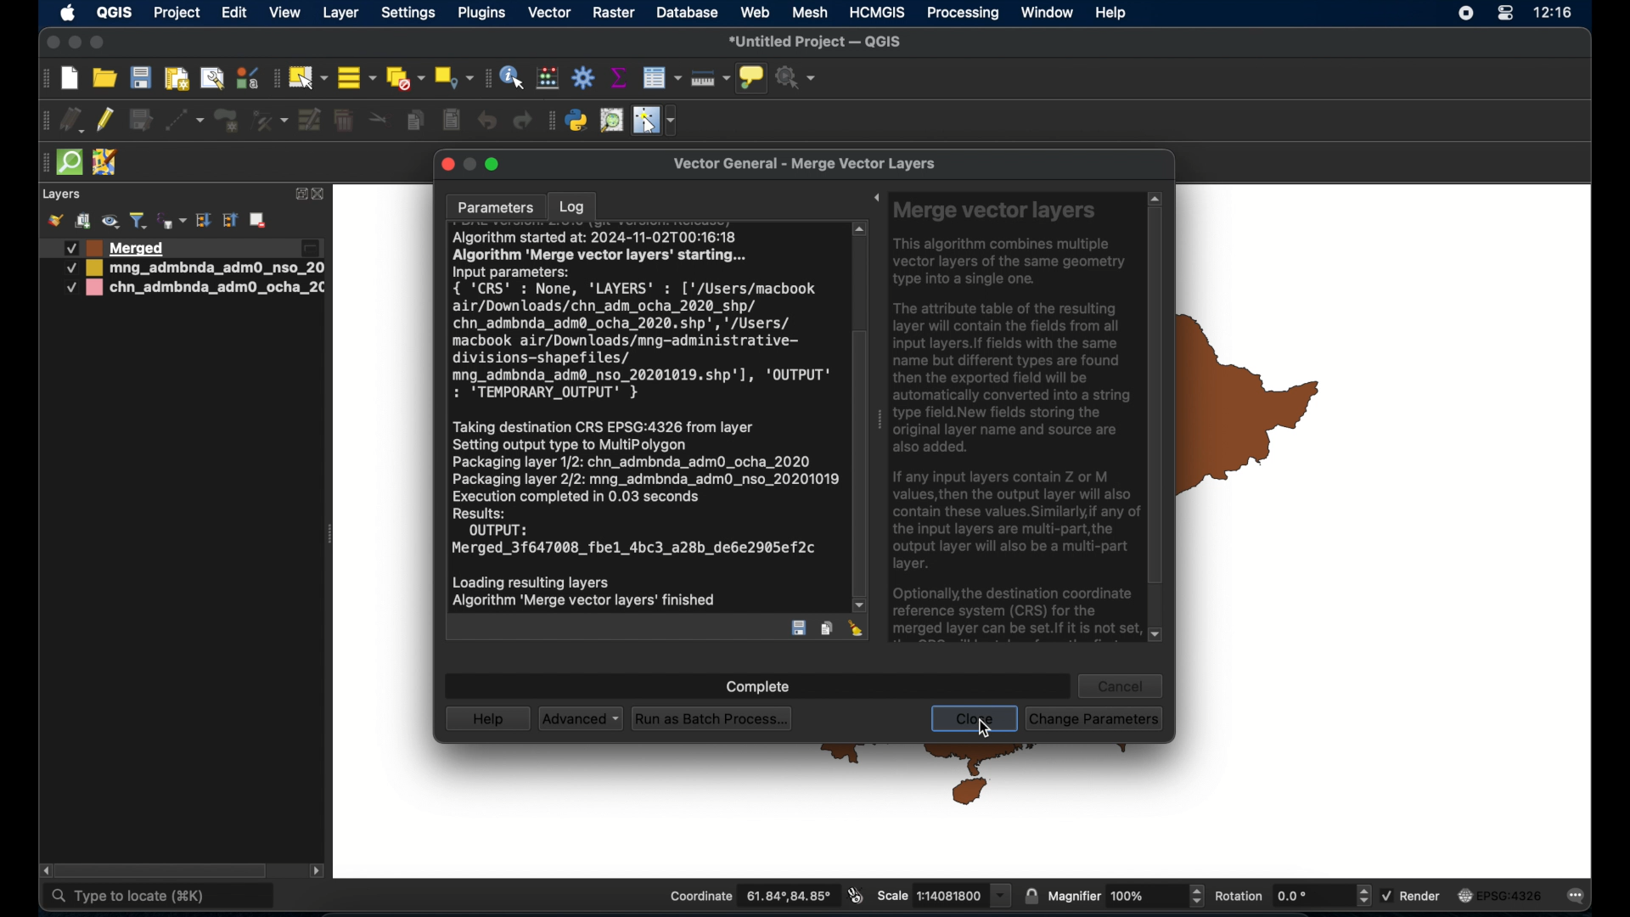 This screenshot has height=917, width=1630. What do you see at coordinates (198, 290) in the screenshot?
I see `china administrative boundary layer 2` at bounding box center [198, 290].